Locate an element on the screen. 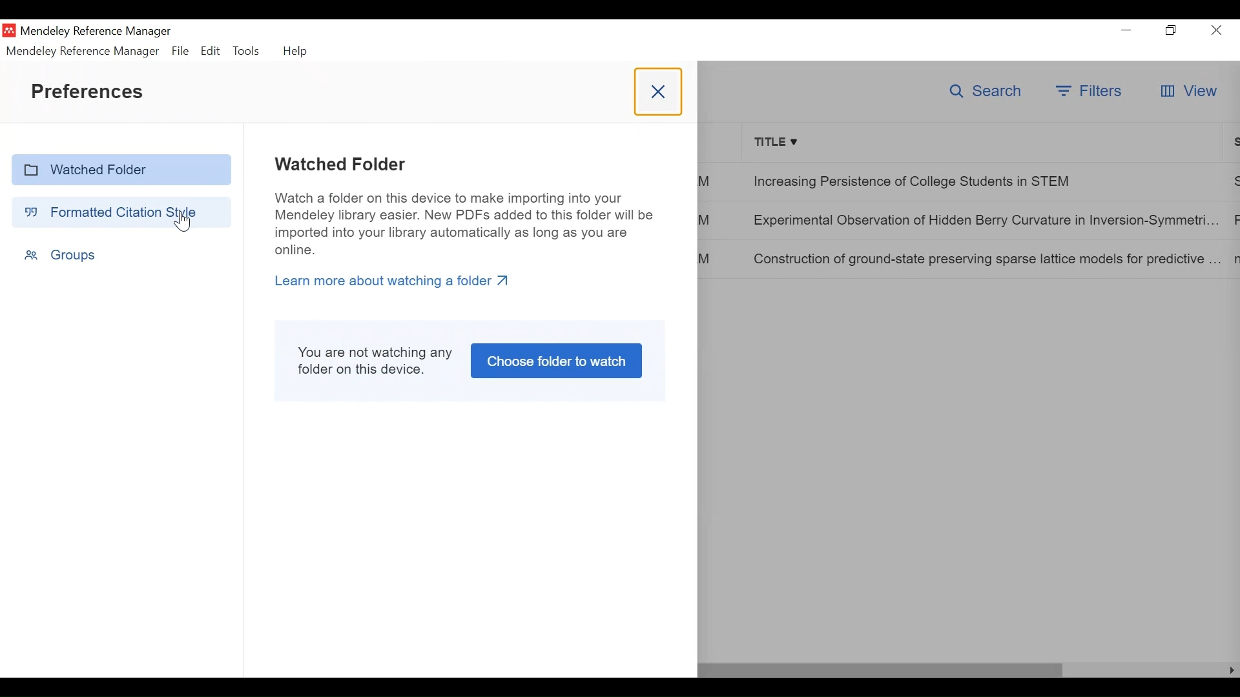 Image resolution: width=1240 pixels, height=697 pixels. Edit is located at coordinates (210, 50).